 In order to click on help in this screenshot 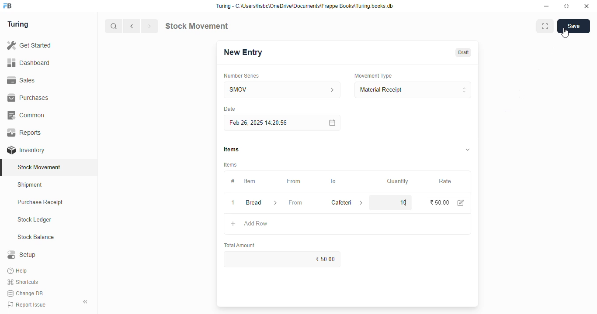, I will do `click(18, 271)`.